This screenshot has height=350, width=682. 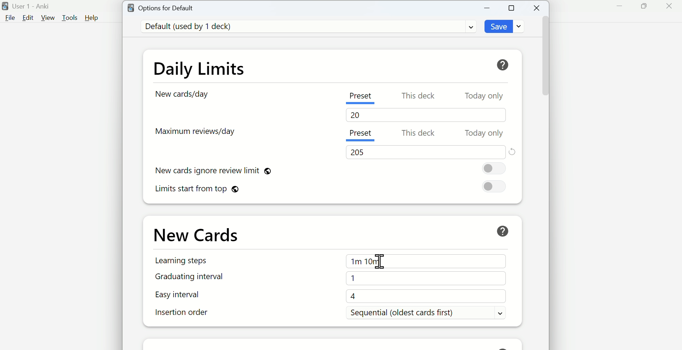 What do you see at coordinates (364, 97) in the screenshot?
I see `Preset` at bounding box center [364, 97].